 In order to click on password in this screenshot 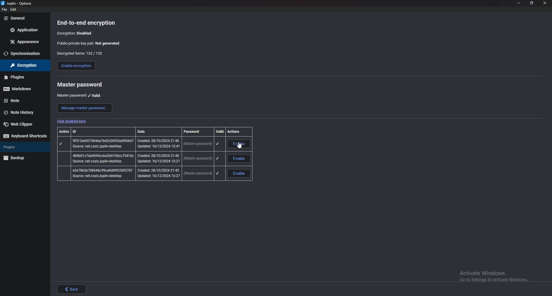, I will do `click(195, 132)`.